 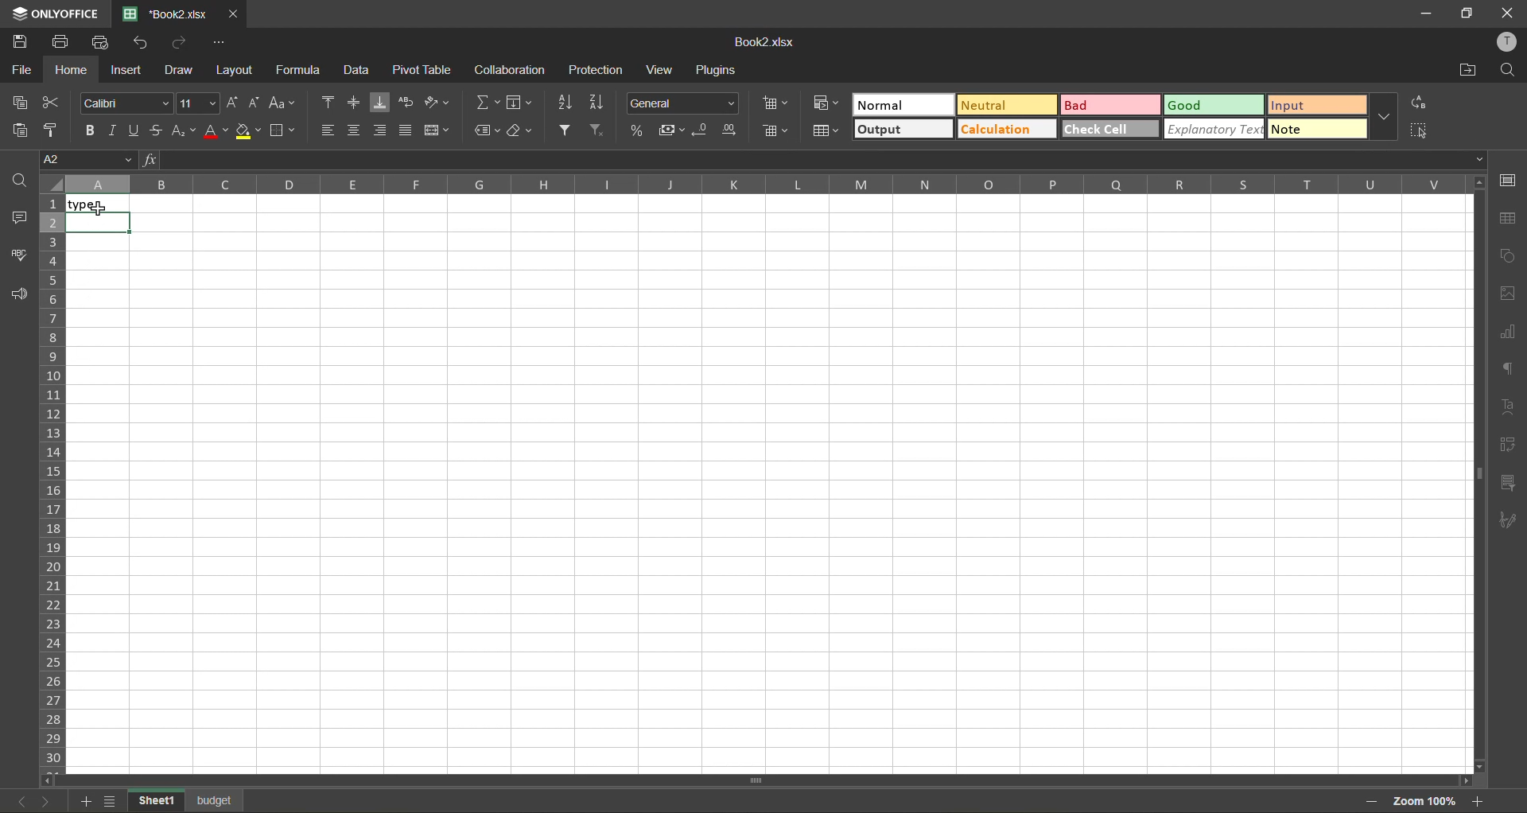 I want to click on zoom out, so click(x=1369, y=801).